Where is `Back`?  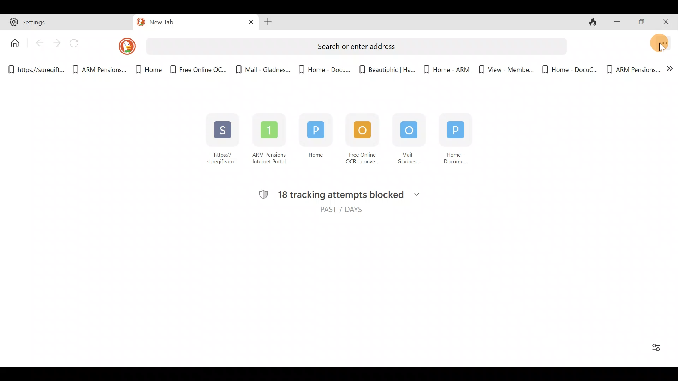 Back is located at coordinates (39, 45).